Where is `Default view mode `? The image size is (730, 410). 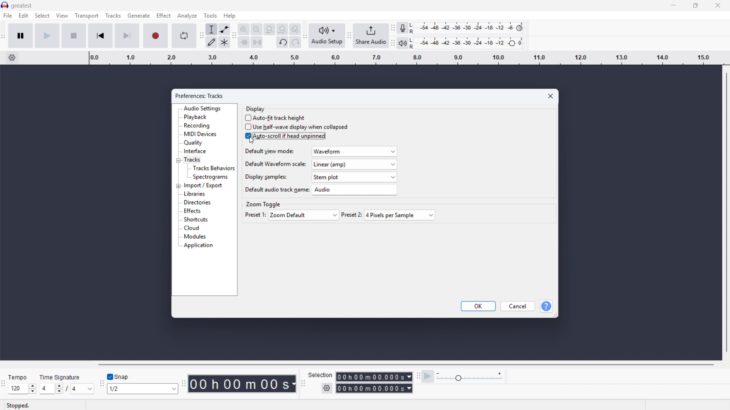 Default view mode  is located at coordinates (355, 151).